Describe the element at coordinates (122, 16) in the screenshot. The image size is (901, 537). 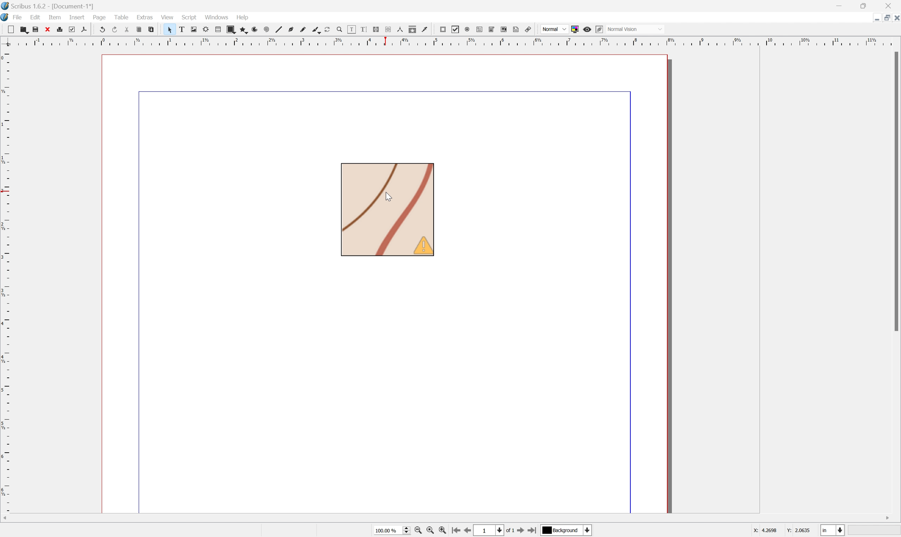
I see `Table` at that location.